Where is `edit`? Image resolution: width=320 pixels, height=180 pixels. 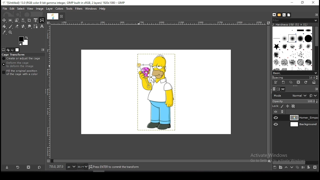 edit is located at coordinates (12, 9).